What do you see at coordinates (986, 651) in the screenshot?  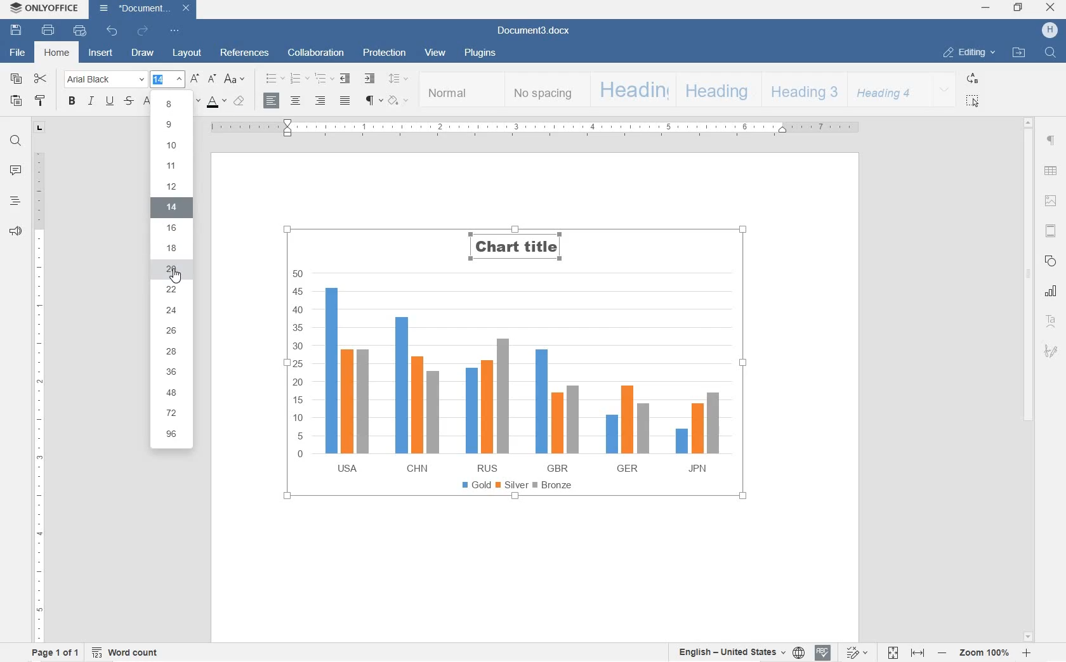 I see `ZOOM IN OR OUT` at bounding box center [986, 651].